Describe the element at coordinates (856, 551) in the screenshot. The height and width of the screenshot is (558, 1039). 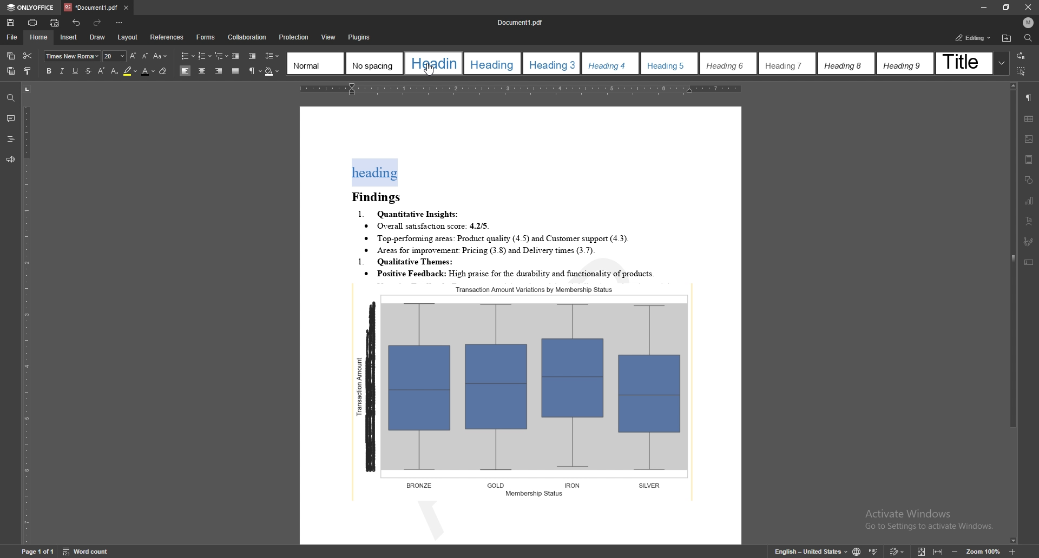
I see `change doc language` at that location.